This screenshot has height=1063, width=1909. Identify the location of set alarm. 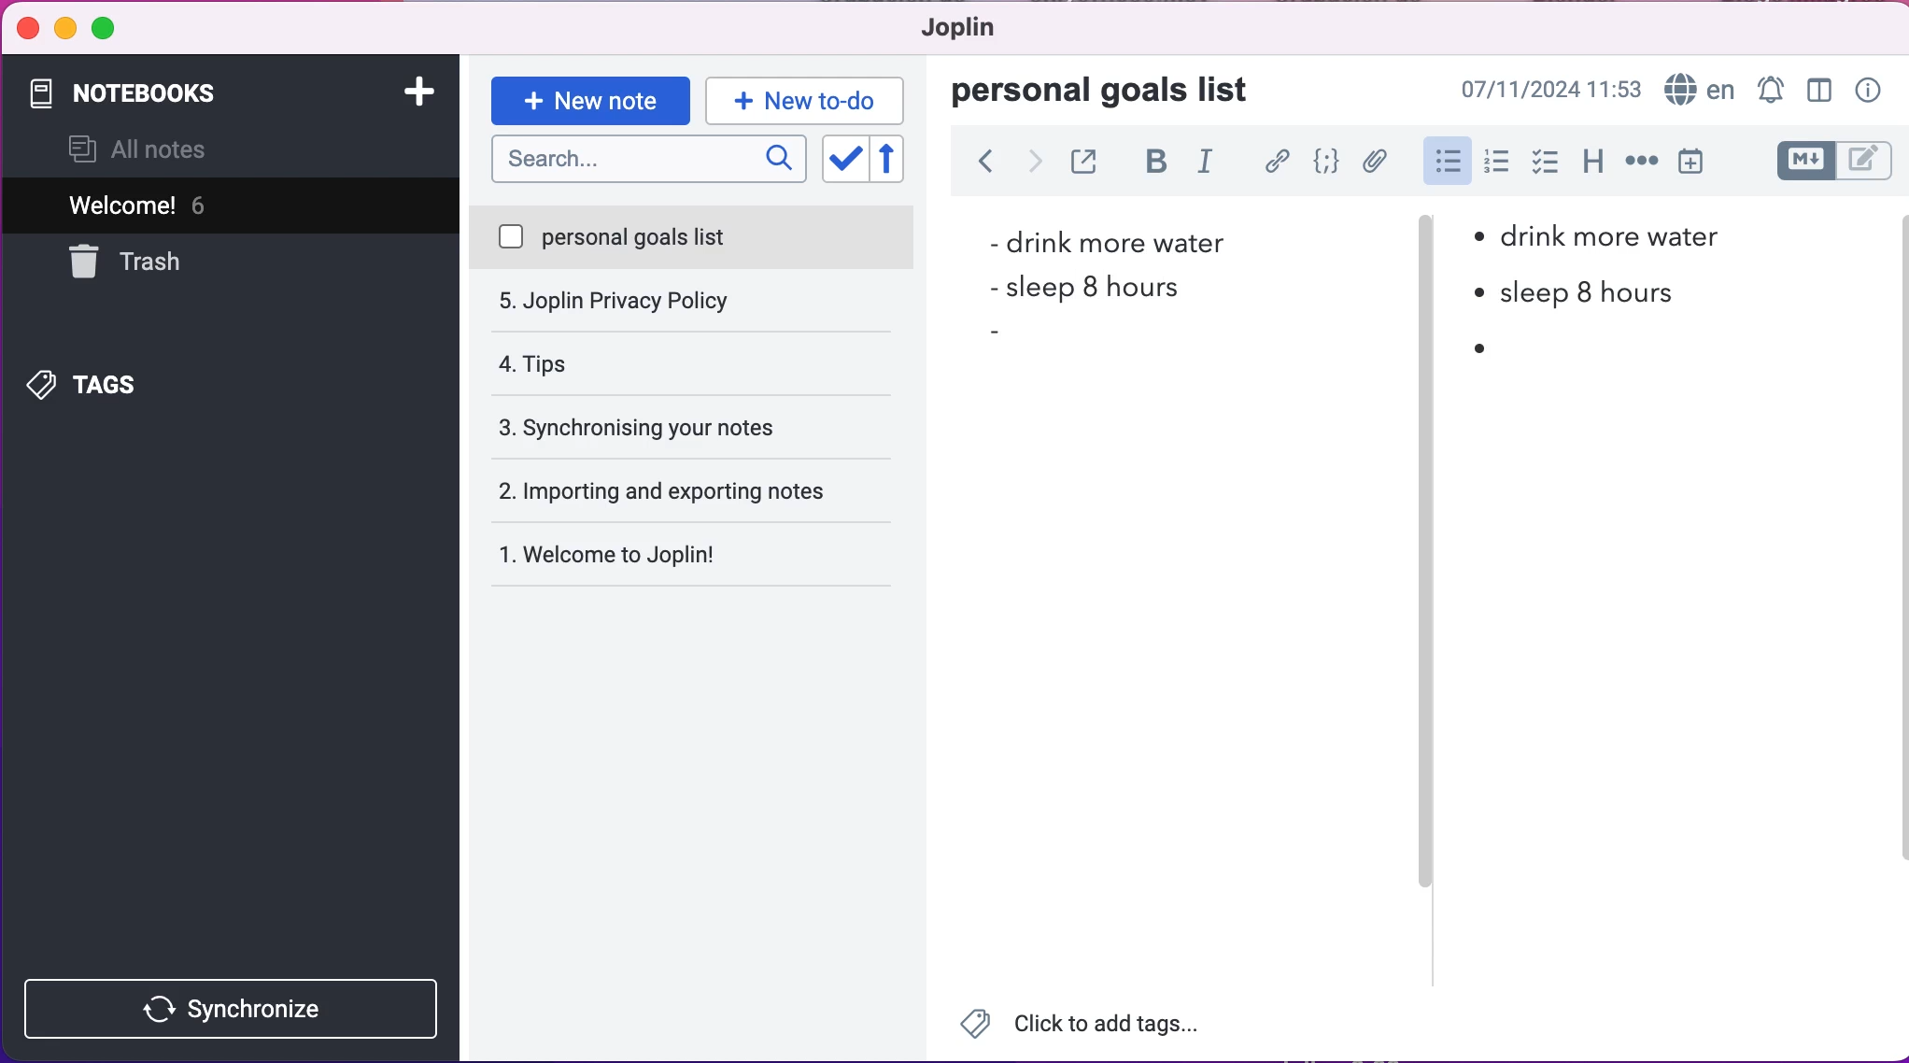
(1767, 87).